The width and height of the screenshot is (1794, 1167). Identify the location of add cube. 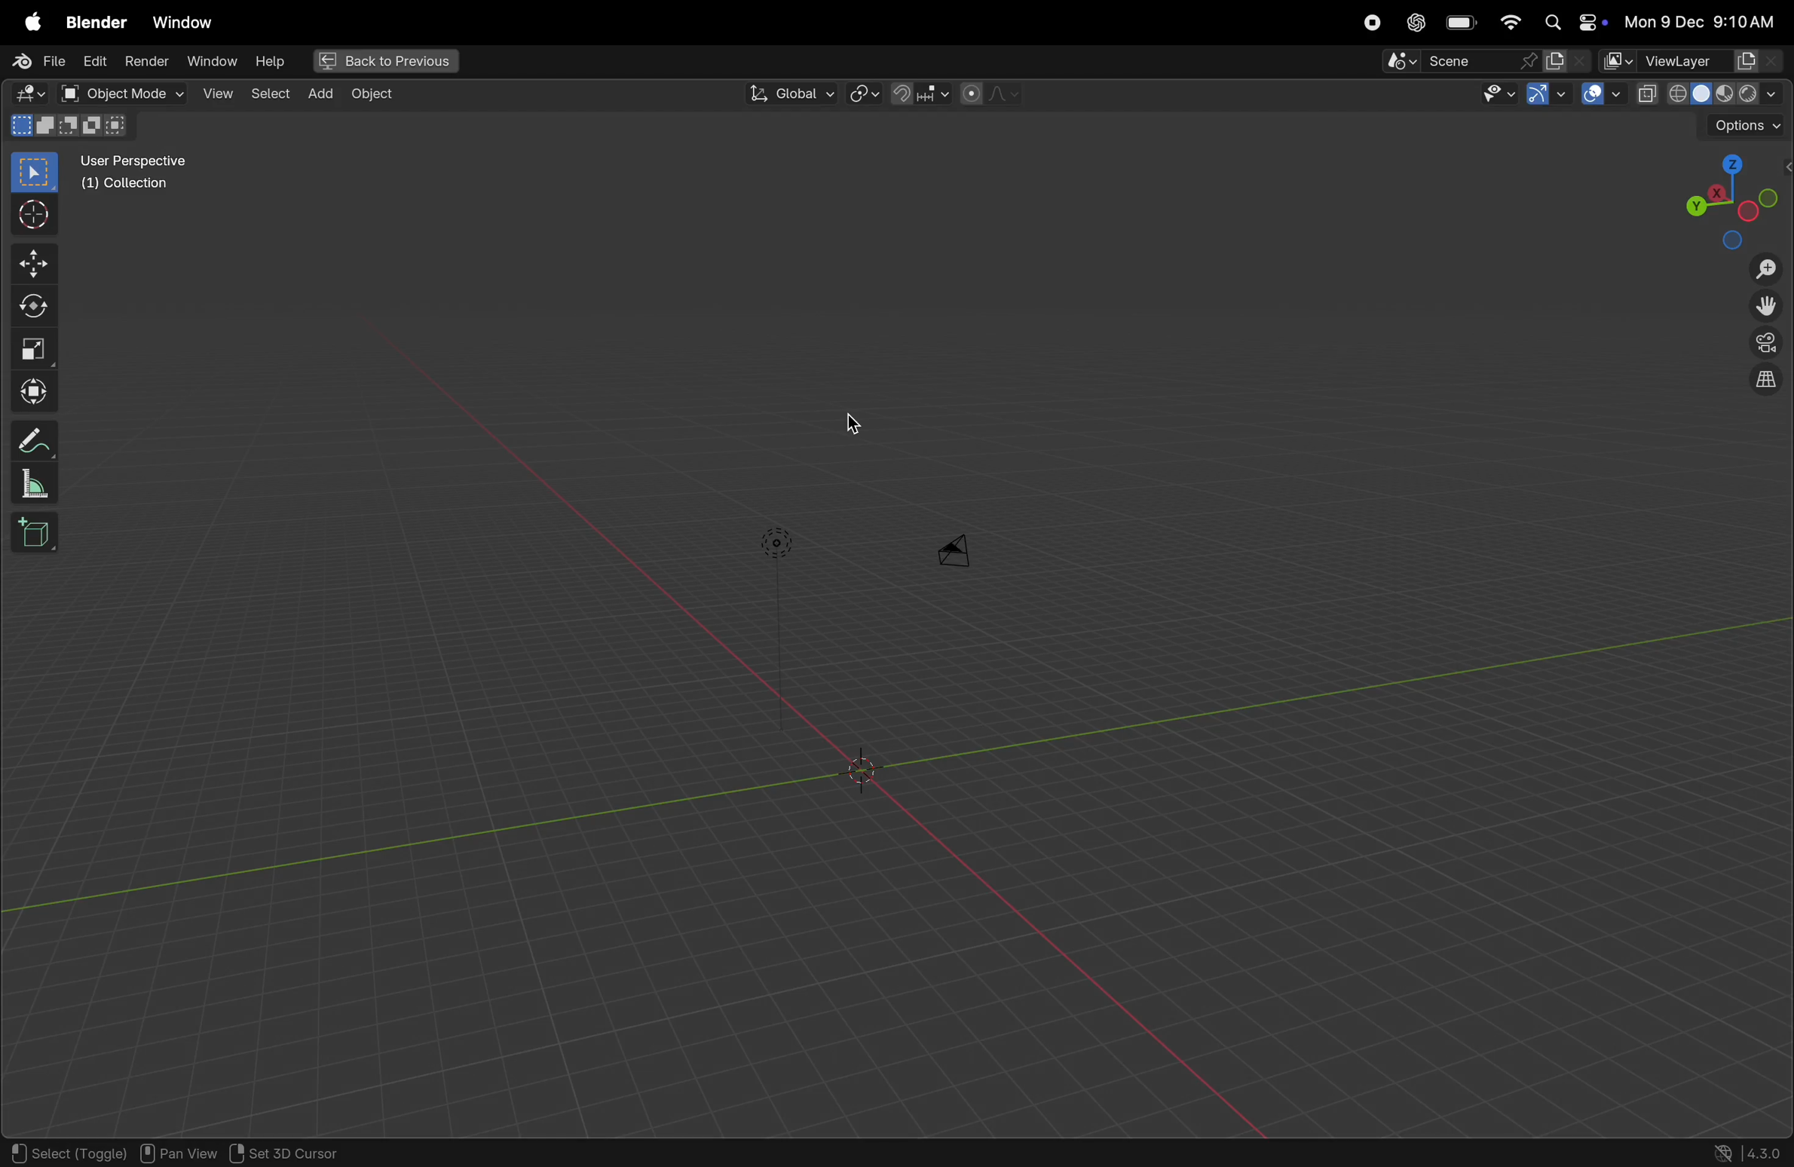
(38, 534).